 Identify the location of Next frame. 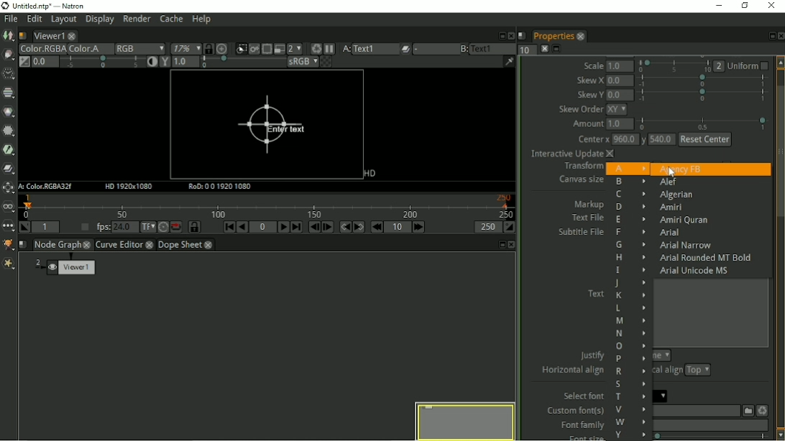
(327, 227).